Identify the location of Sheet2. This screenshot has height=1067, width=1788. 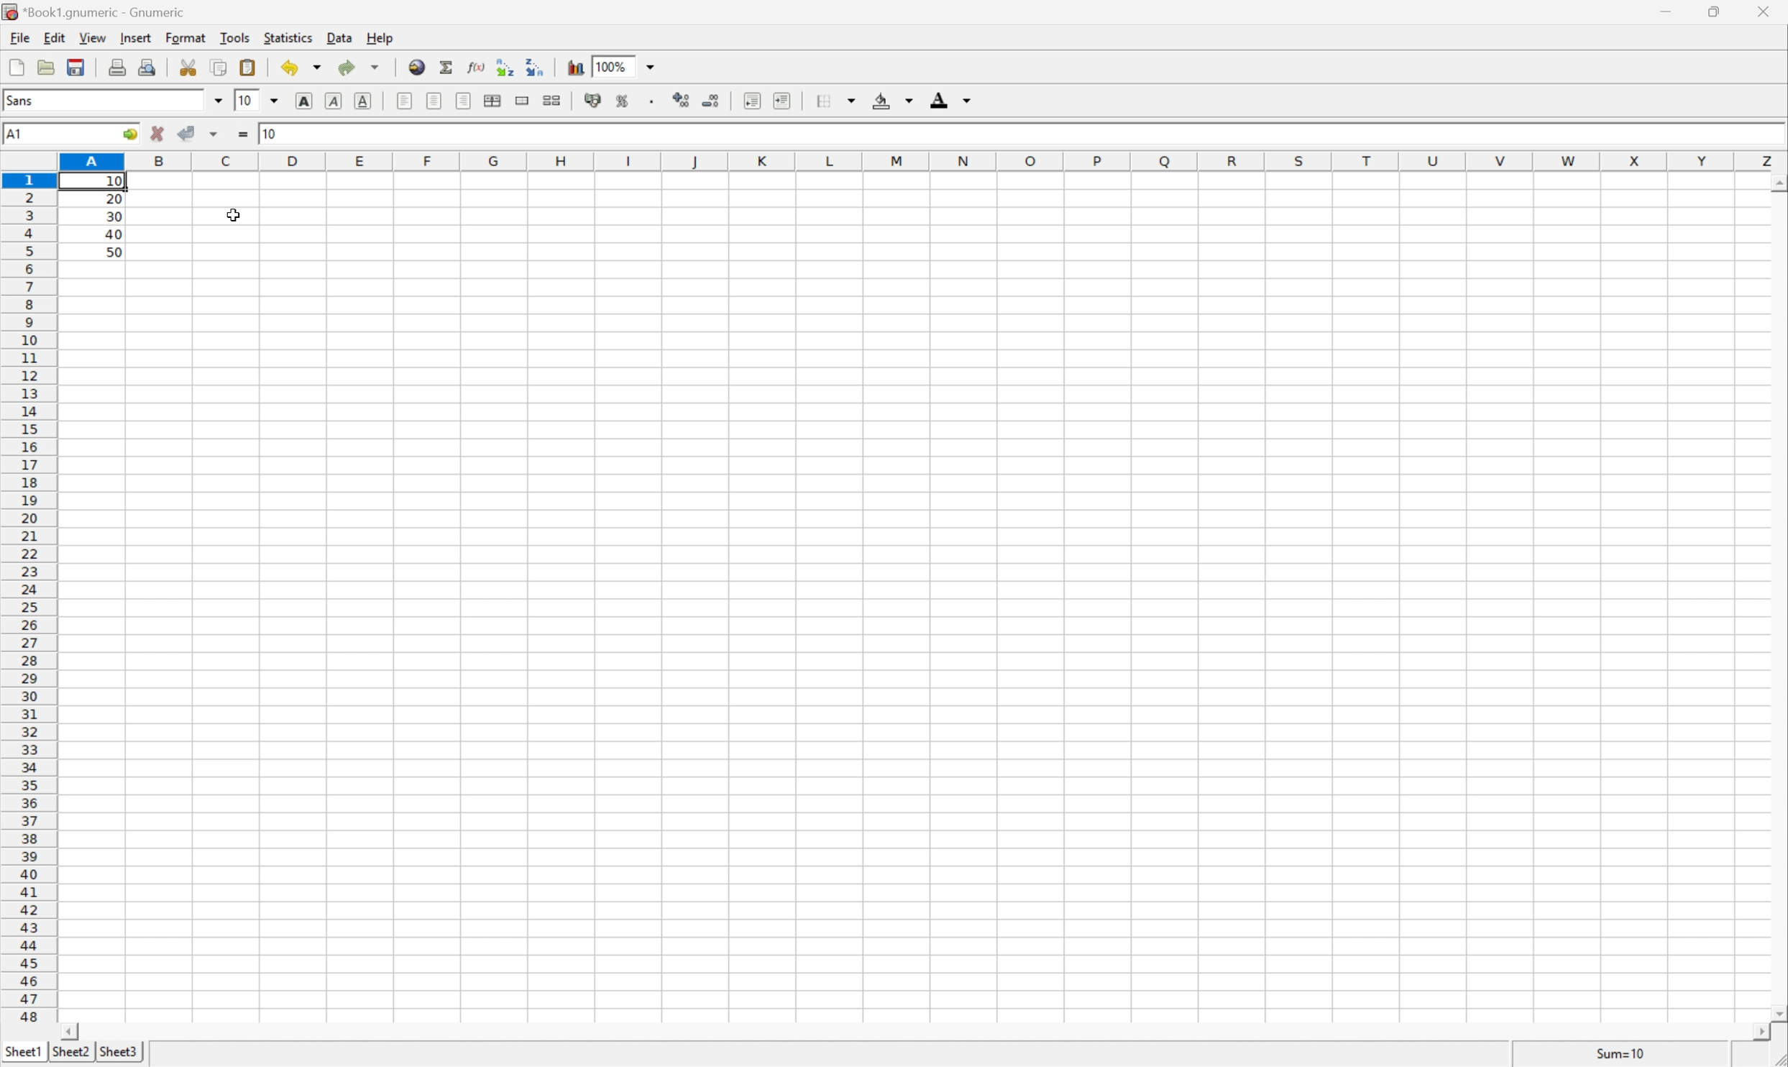
(70, 1053).